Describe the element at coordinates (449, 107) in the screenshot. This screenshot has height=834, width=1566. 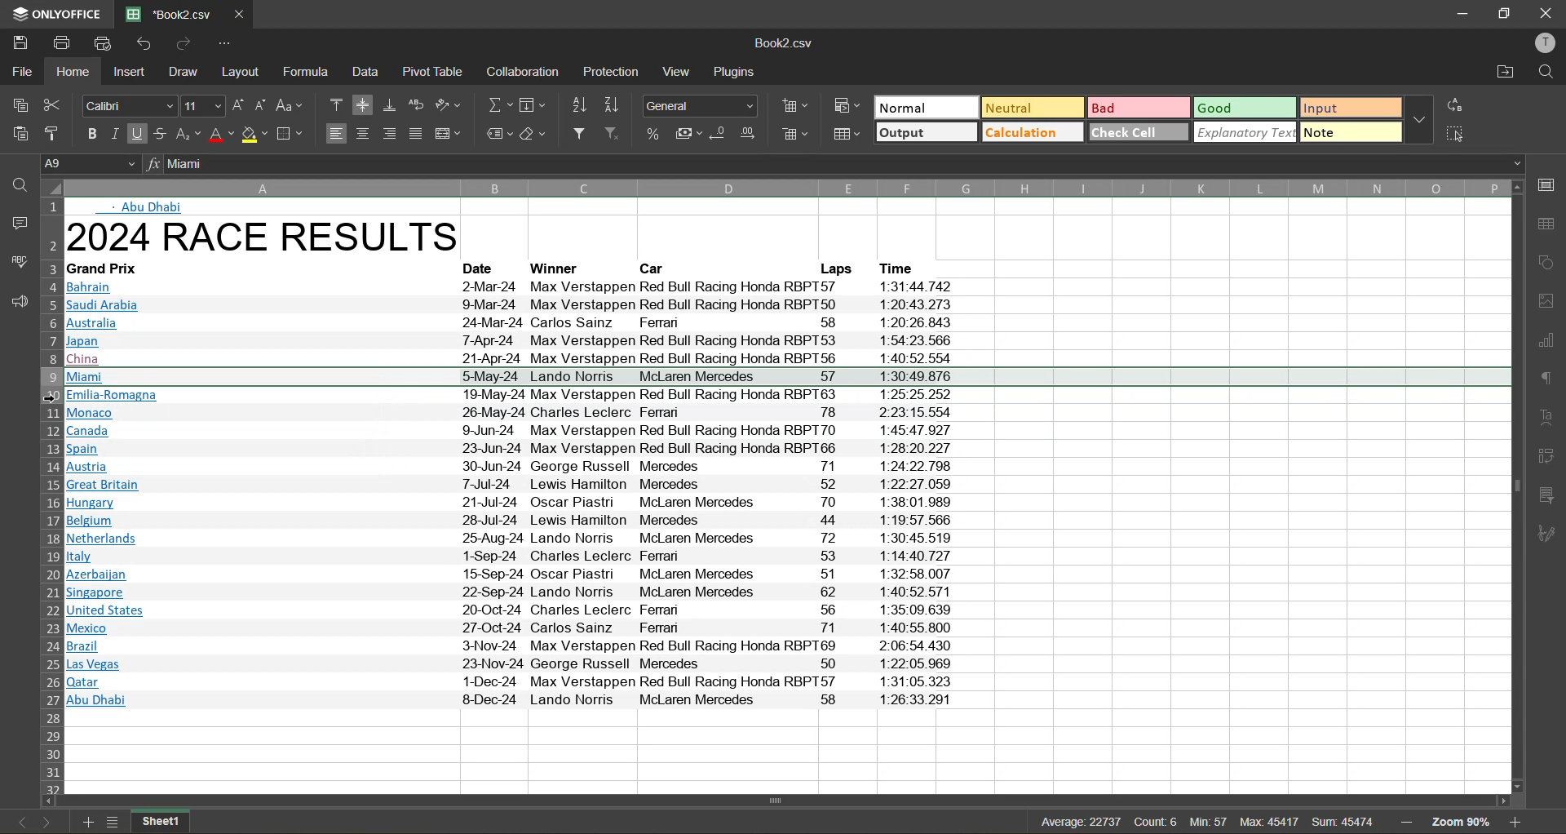
I see `orientation` at that location.